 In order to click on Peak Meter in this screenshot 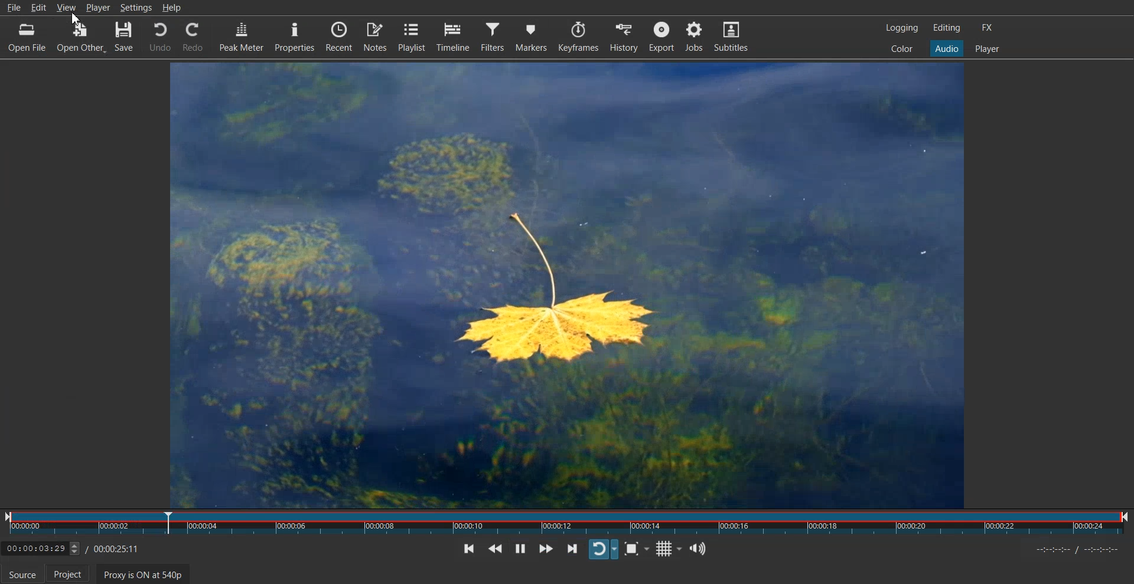, I will do `click(240, 37)`.